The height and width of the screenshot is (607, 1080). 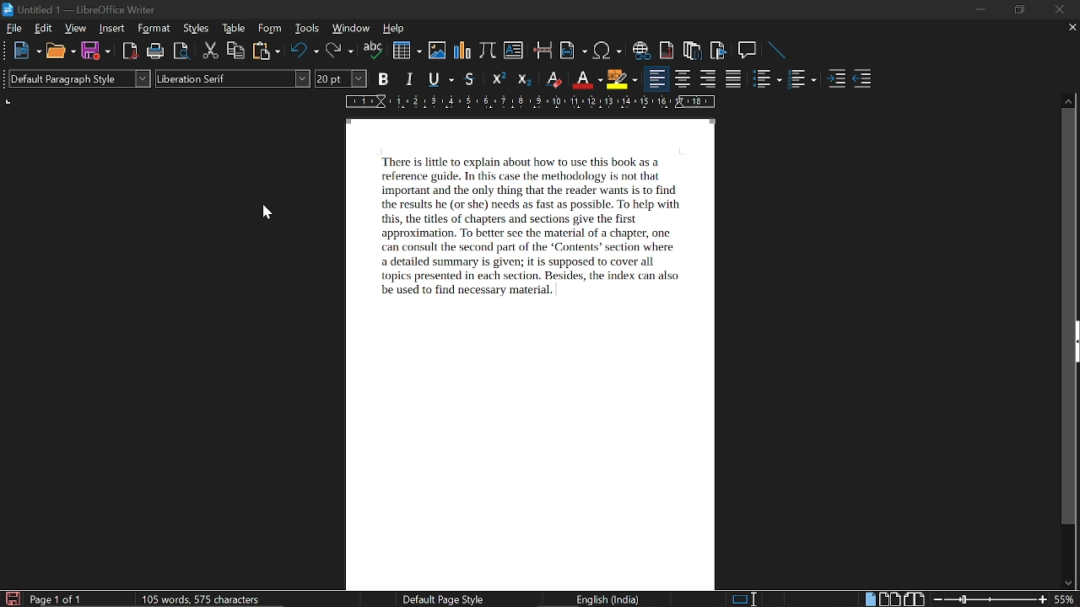 What do you see at coordinates (778, 51) in the screenshot?
I see `line` at bounding box center [778, 51].